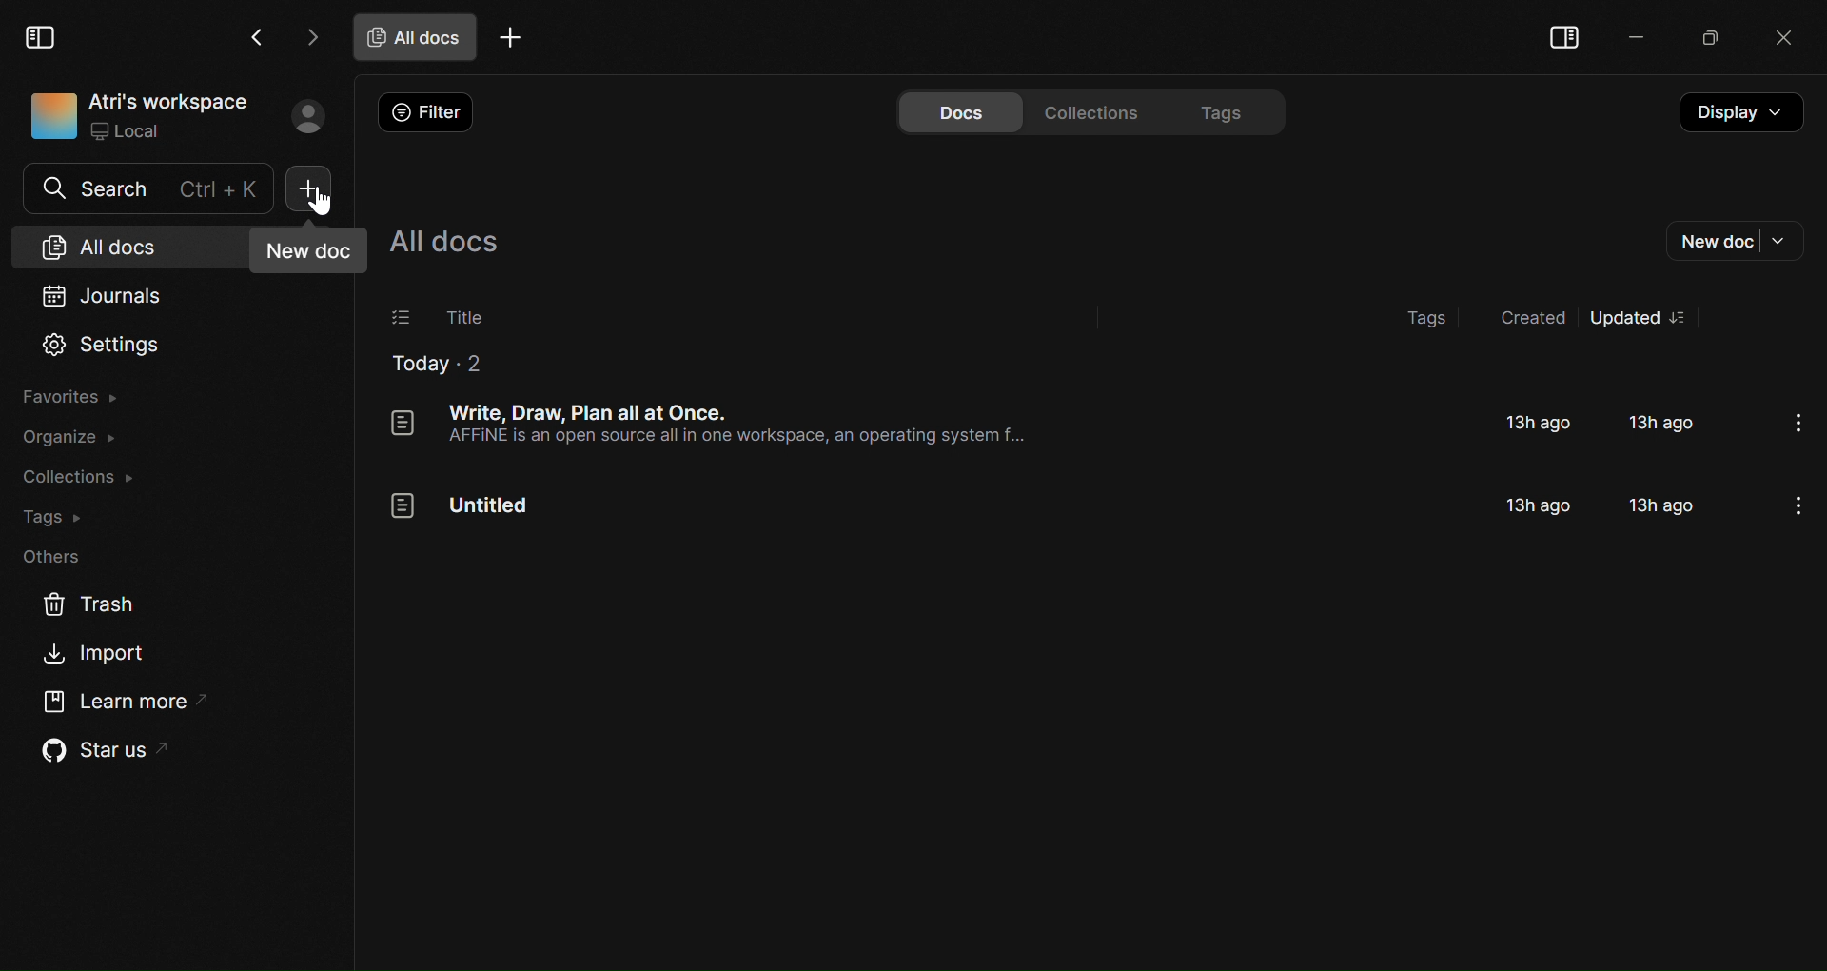  What do you see at coordinates (116, 246) in the screenshot?
I see `All docs` at bounding box center [116, 246].